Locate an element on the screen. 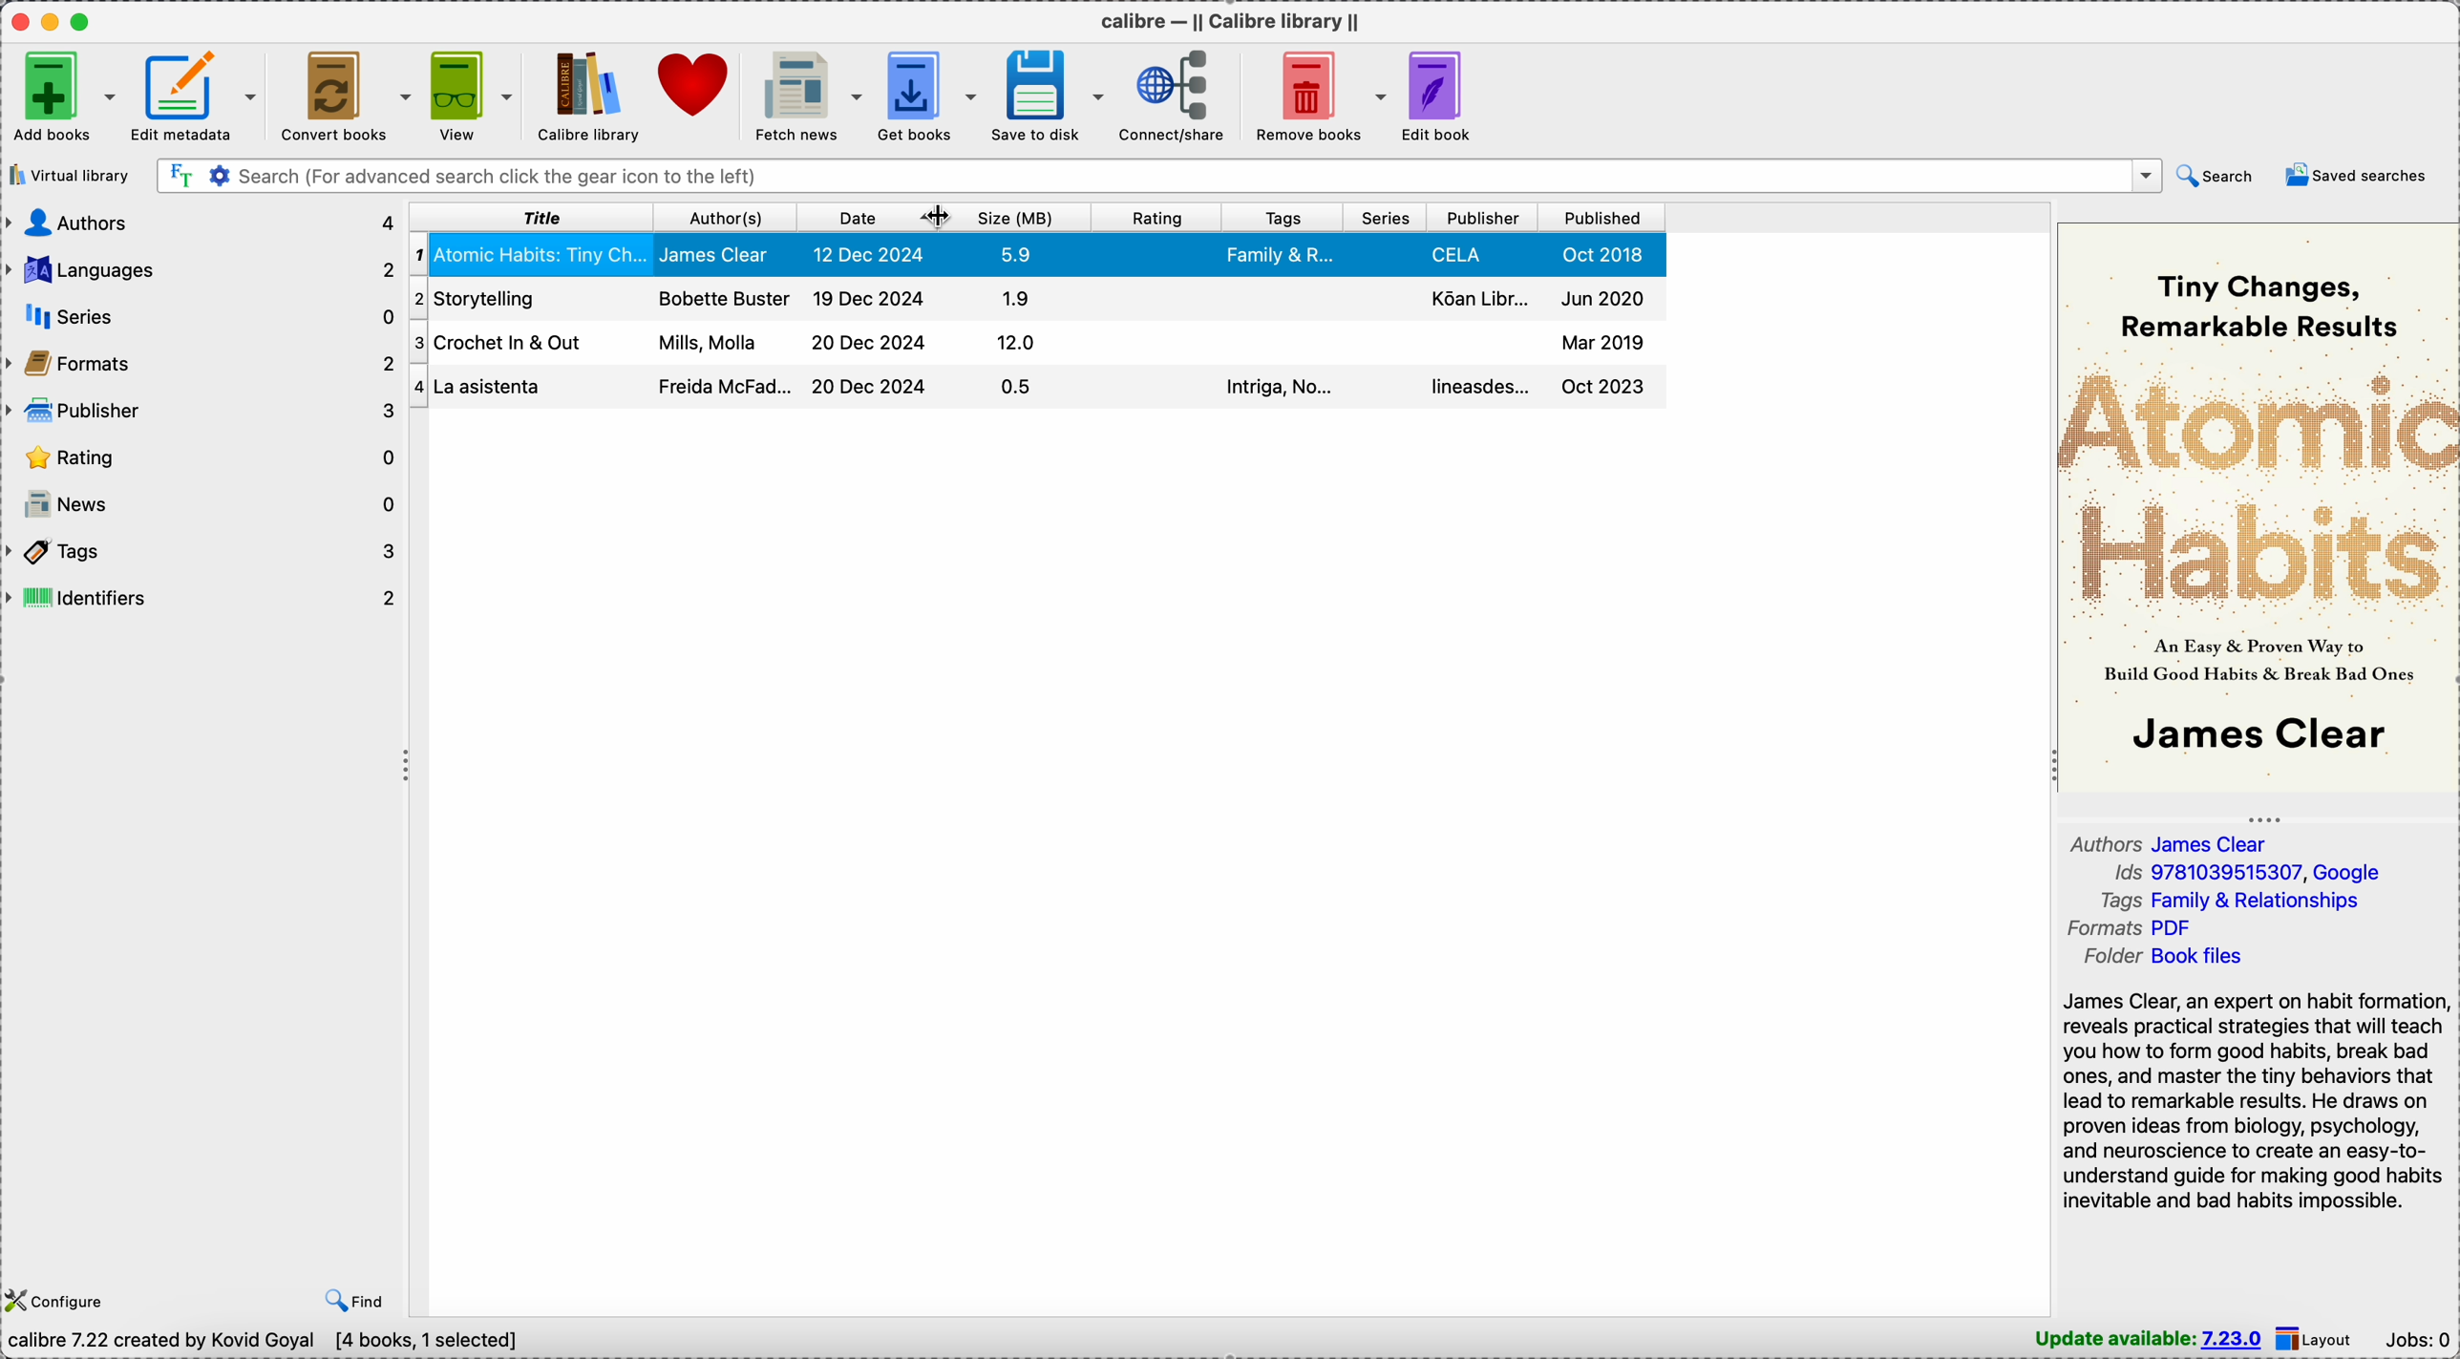 The height and width of the screenshot is (1359, 2460). James Clear, an expert on habit formation, reveals practical strategies that will teach you how to form good habits, break bad ones, and master the tiny behaviors that lead to remarkable results... is located at coordinates (2251, 1100).